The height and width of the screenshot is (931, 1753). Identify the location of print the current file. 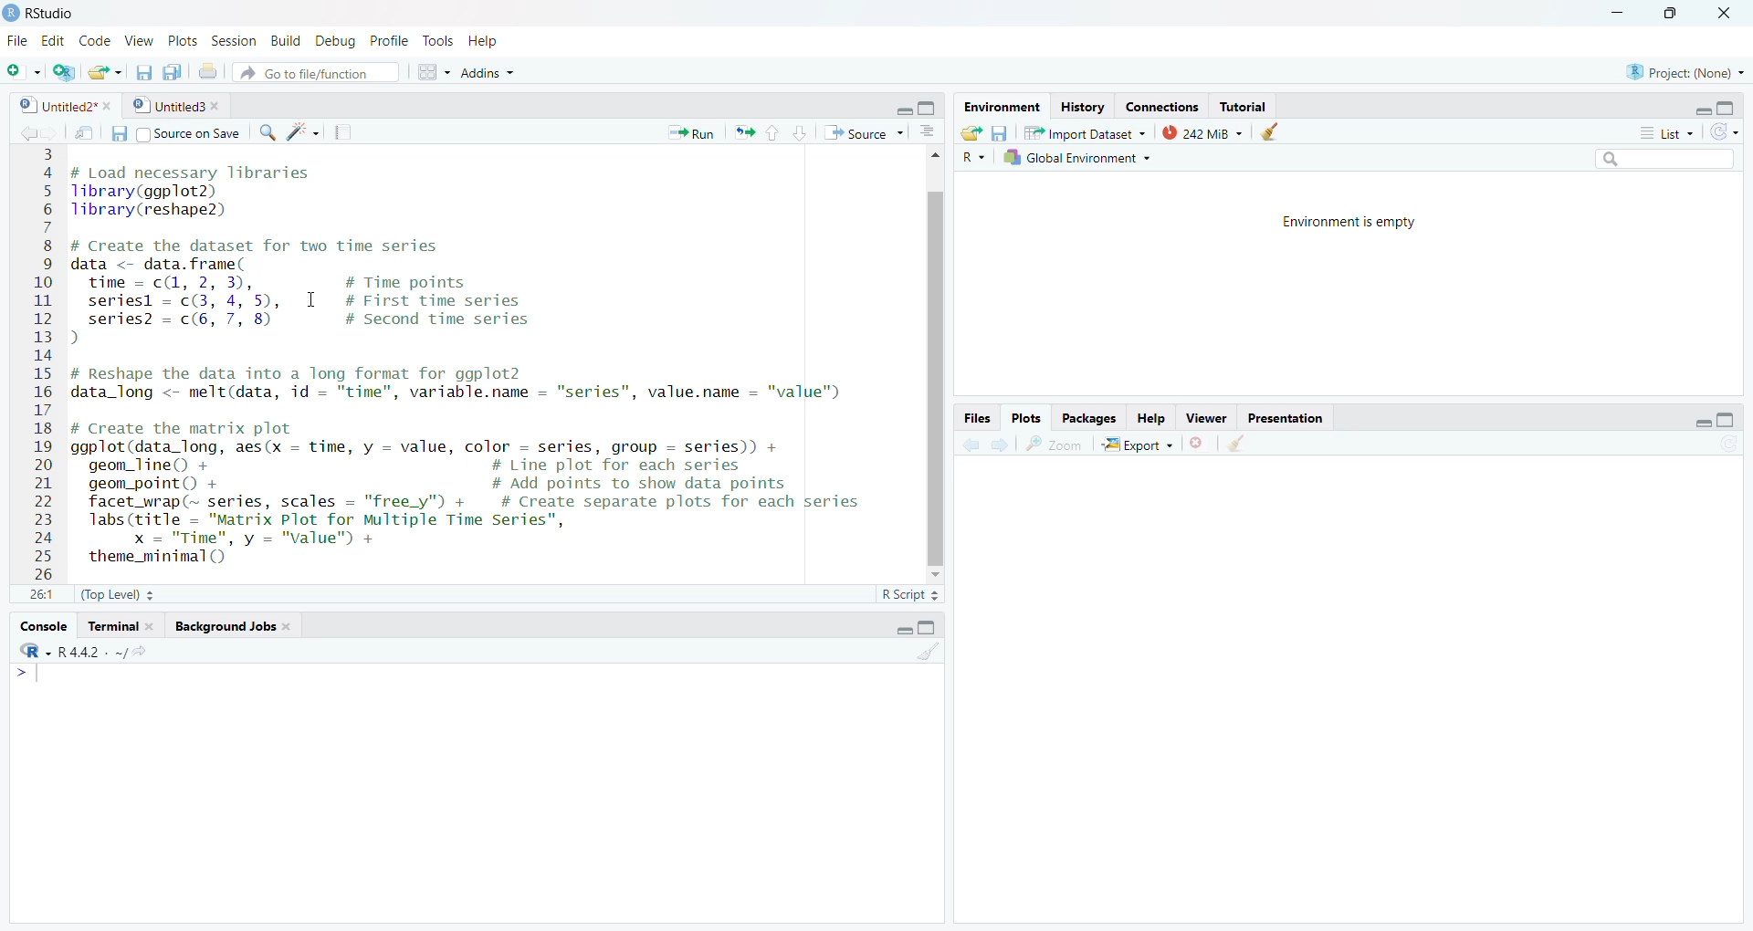
(205, 71).